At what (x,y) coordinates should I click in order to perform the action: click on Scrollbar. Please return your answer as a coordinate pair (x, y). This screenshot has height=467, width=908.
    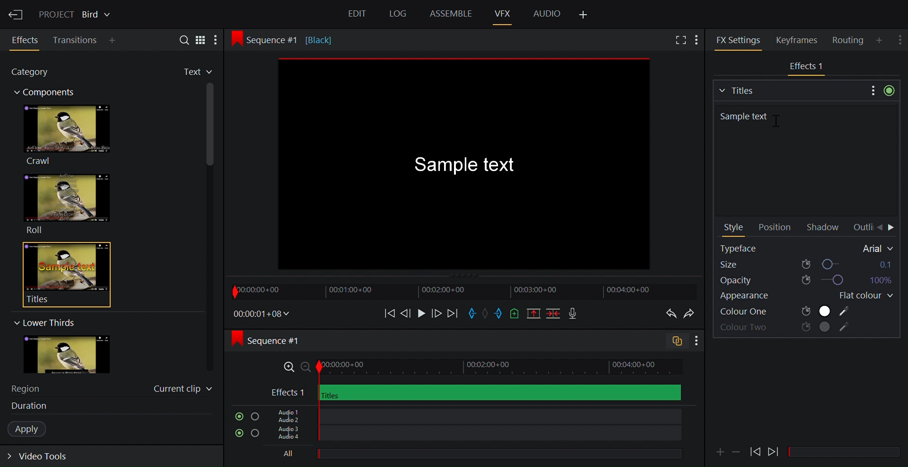
    Looking at the image, I should click on (848, 452).